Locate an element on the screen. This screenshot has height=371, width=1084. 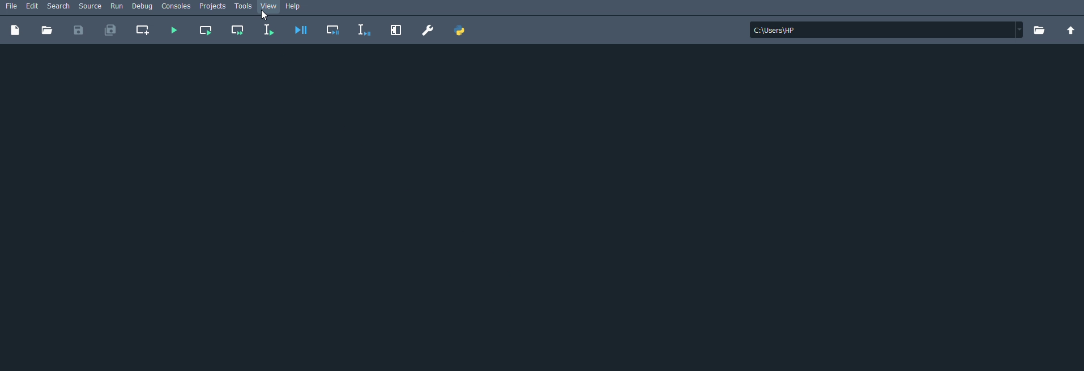
Save file is located at coordinates (78, 29).